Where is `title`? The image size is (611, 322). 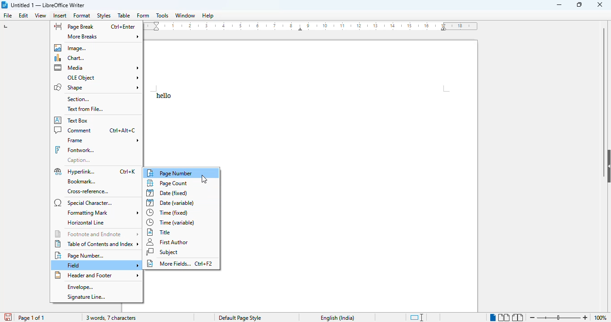
title is located at coordinates (160, 232).